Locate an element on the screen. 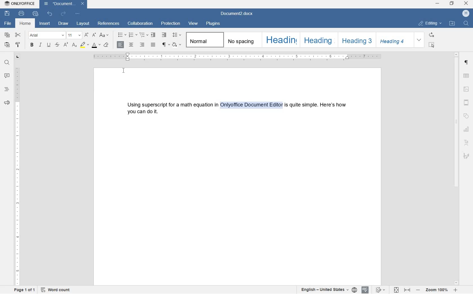  collaboration is located at coordinates (140, 24).